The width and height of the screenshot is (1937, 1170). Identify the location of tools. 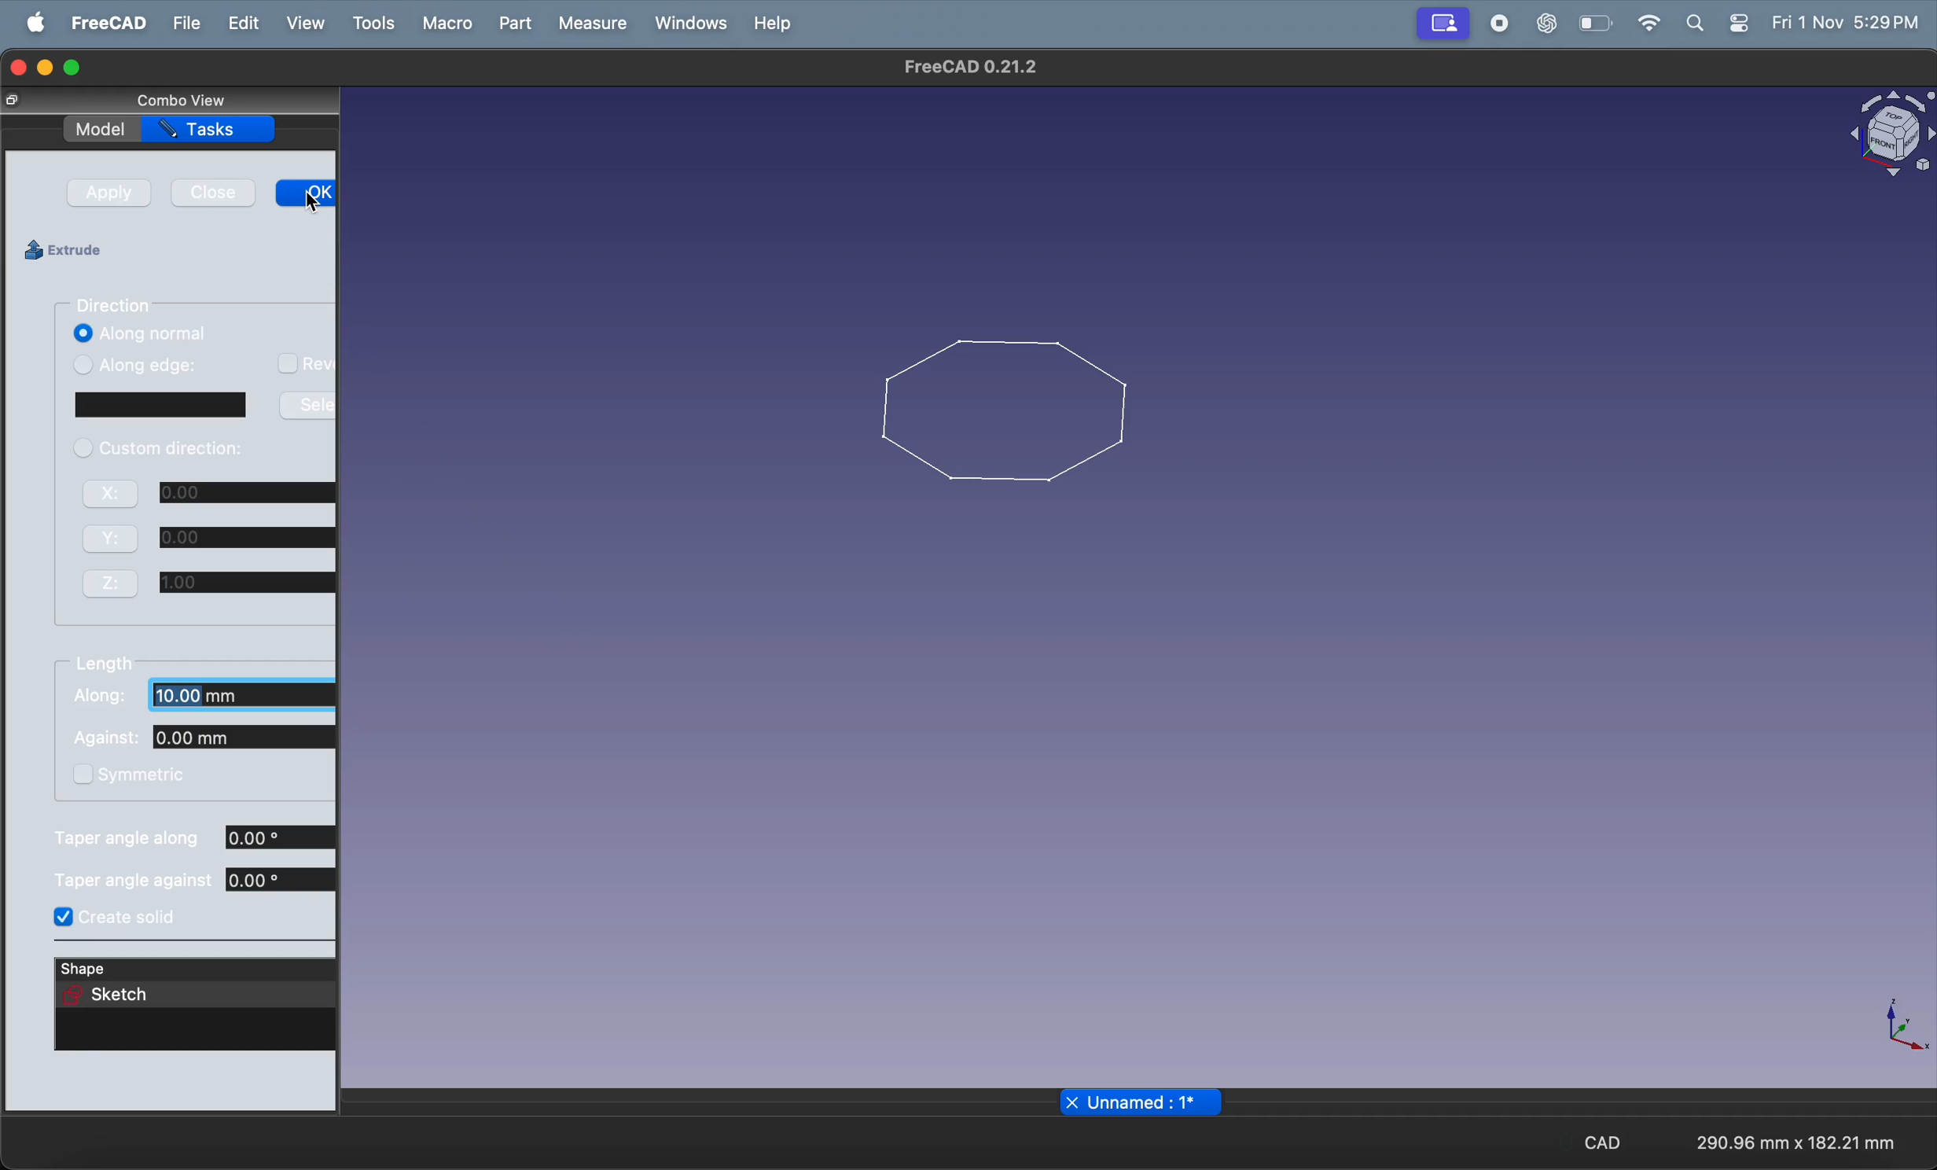
(371, 23).